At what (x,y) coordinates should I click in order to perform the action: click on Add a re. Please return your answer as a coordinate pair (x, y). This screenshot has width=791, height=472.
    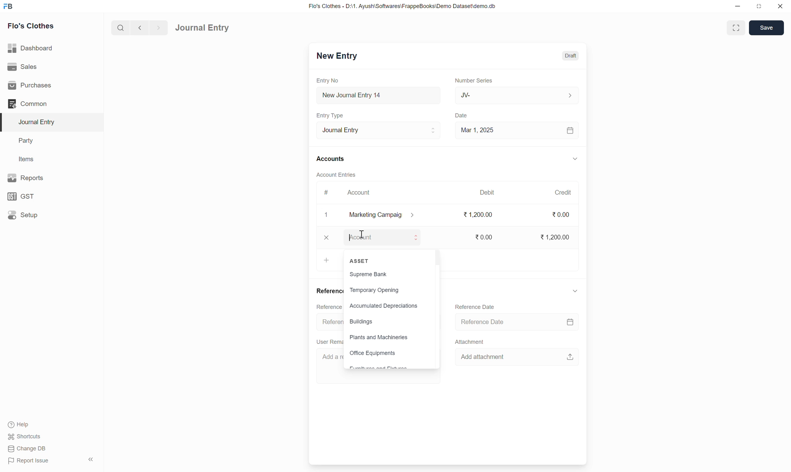
    Looking at the image, I should click on (330, 357).